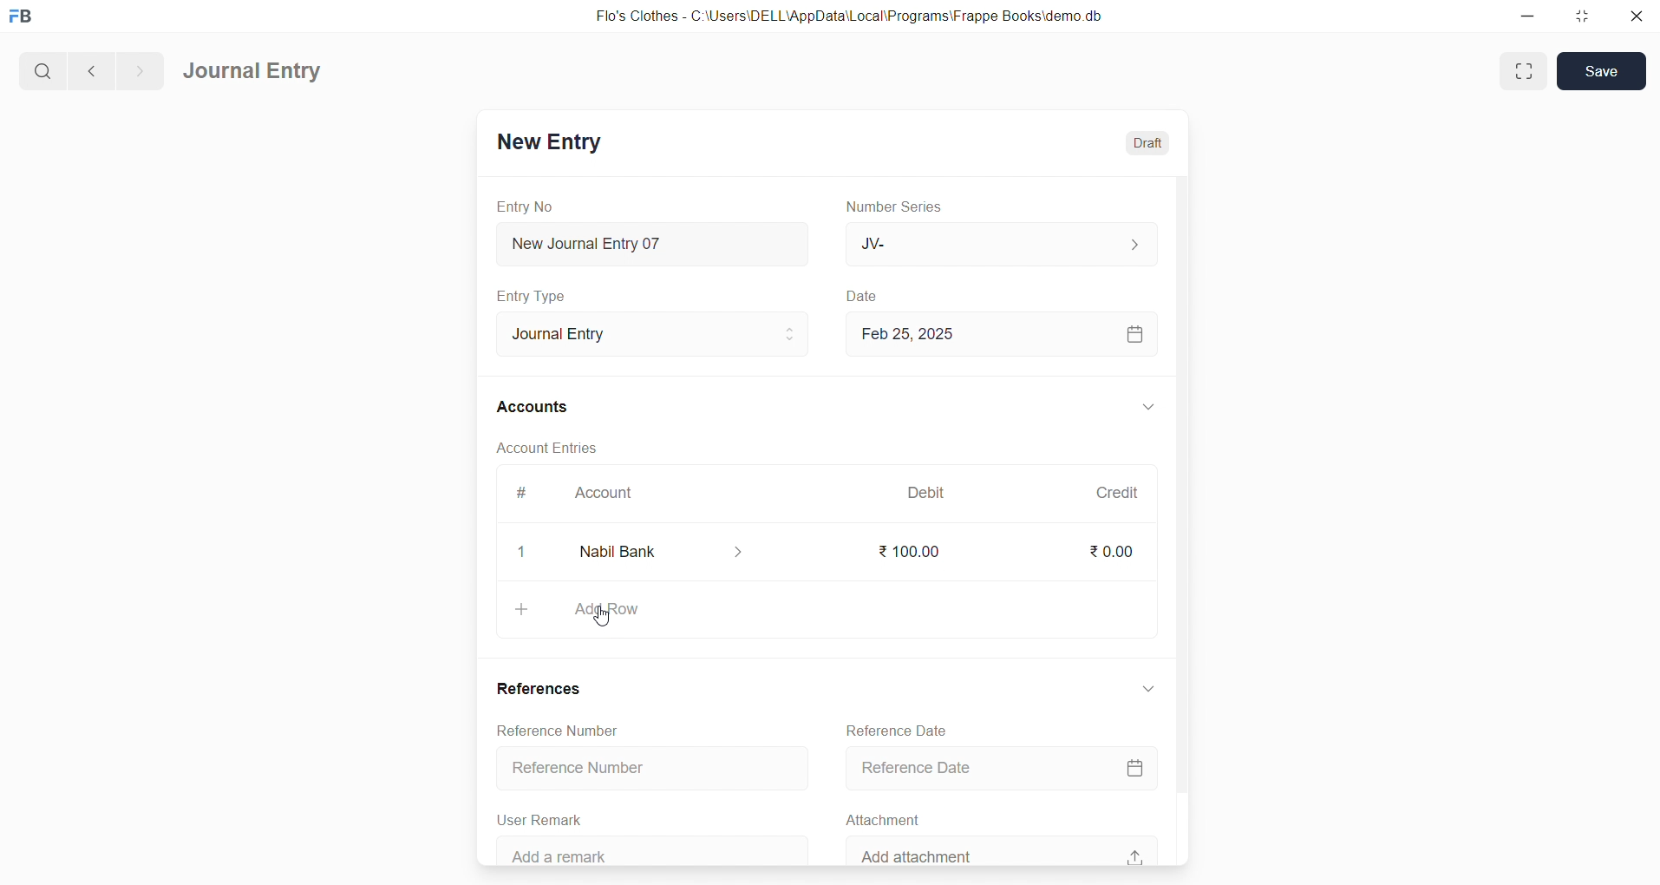 Image resolution: width=1660 pixels, height=885 pixels. I want to click on Accounts, so click(533, 409).